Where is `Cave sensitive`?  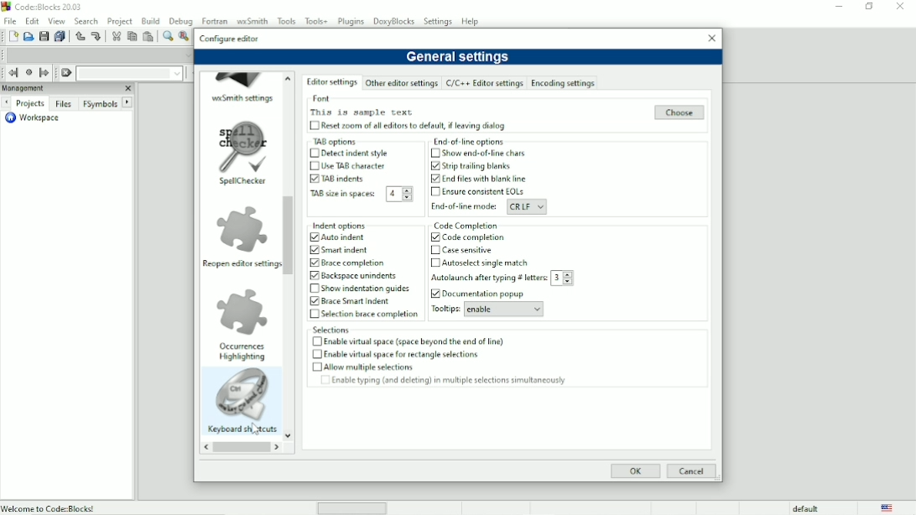
Cave sensitive is located at coordinates (468, 249).